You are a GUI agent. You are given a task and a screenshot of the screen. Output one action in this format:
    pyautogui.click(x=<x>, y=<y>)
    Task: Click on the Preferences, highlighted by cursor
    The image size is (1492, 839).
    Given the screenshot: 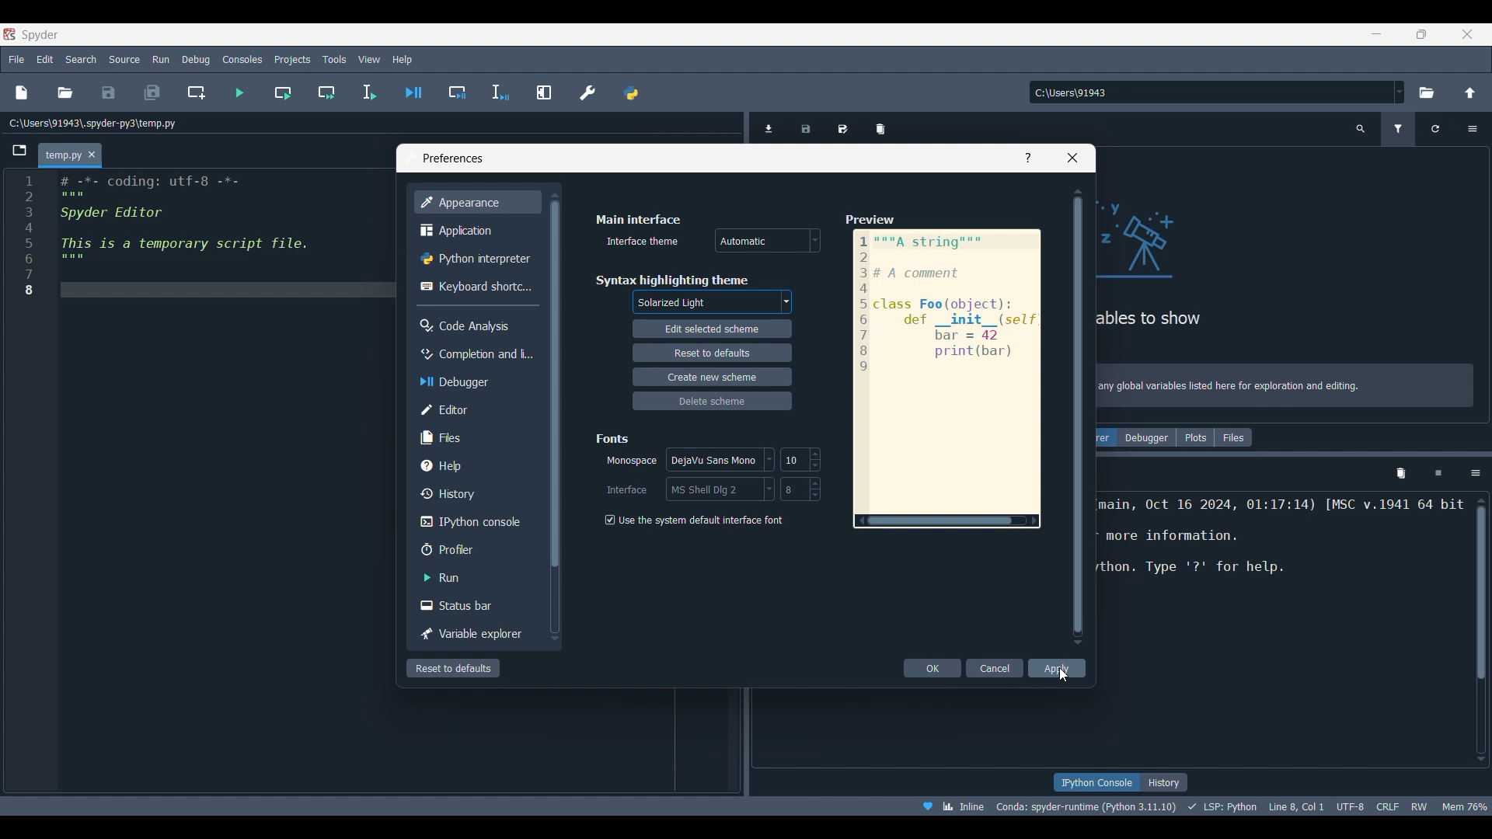 What is the action you would take?
    pyautogui.click(x=583, y=90)
    